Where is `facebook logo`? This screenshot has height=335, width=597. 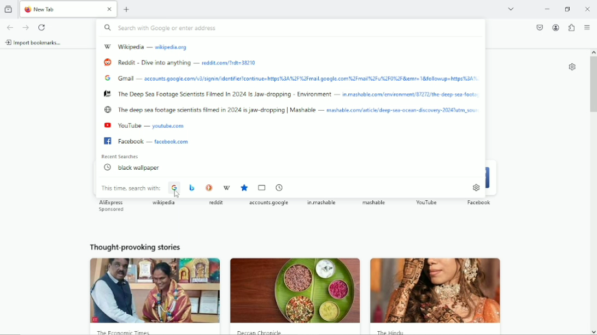
facebook logo is located at coordinates (107, 141).